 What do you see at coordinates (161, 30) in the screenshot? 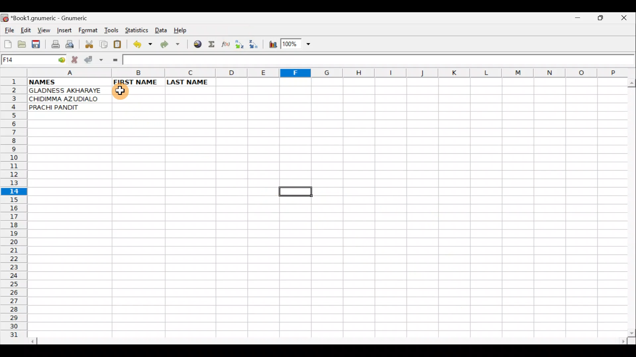
I see `Data` at bounding box center [161, 30].